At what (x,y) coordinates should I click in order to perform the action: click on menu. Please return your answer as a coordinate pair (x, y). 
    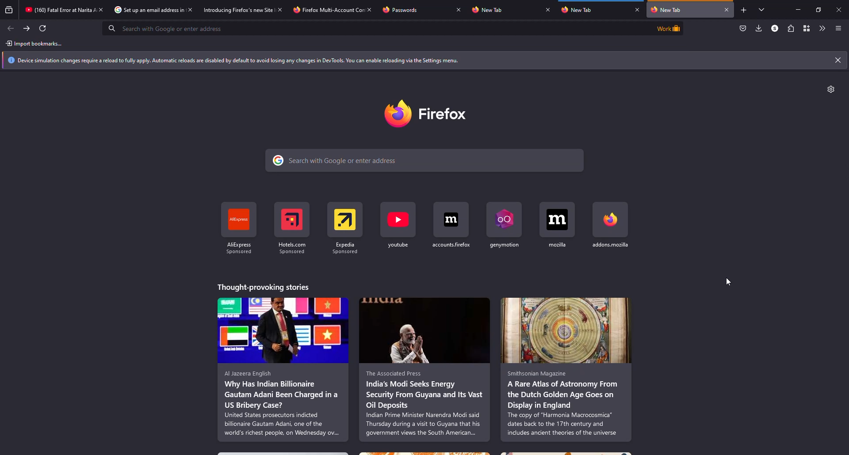
    Looking at the image, I should click on (838, 29).